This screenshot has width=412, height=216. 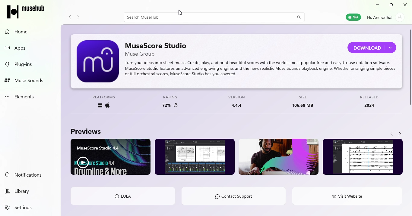 What do you see at coordinates (112, 156) in the screenshot?
I see `Video` at bounding box center [112, 156].